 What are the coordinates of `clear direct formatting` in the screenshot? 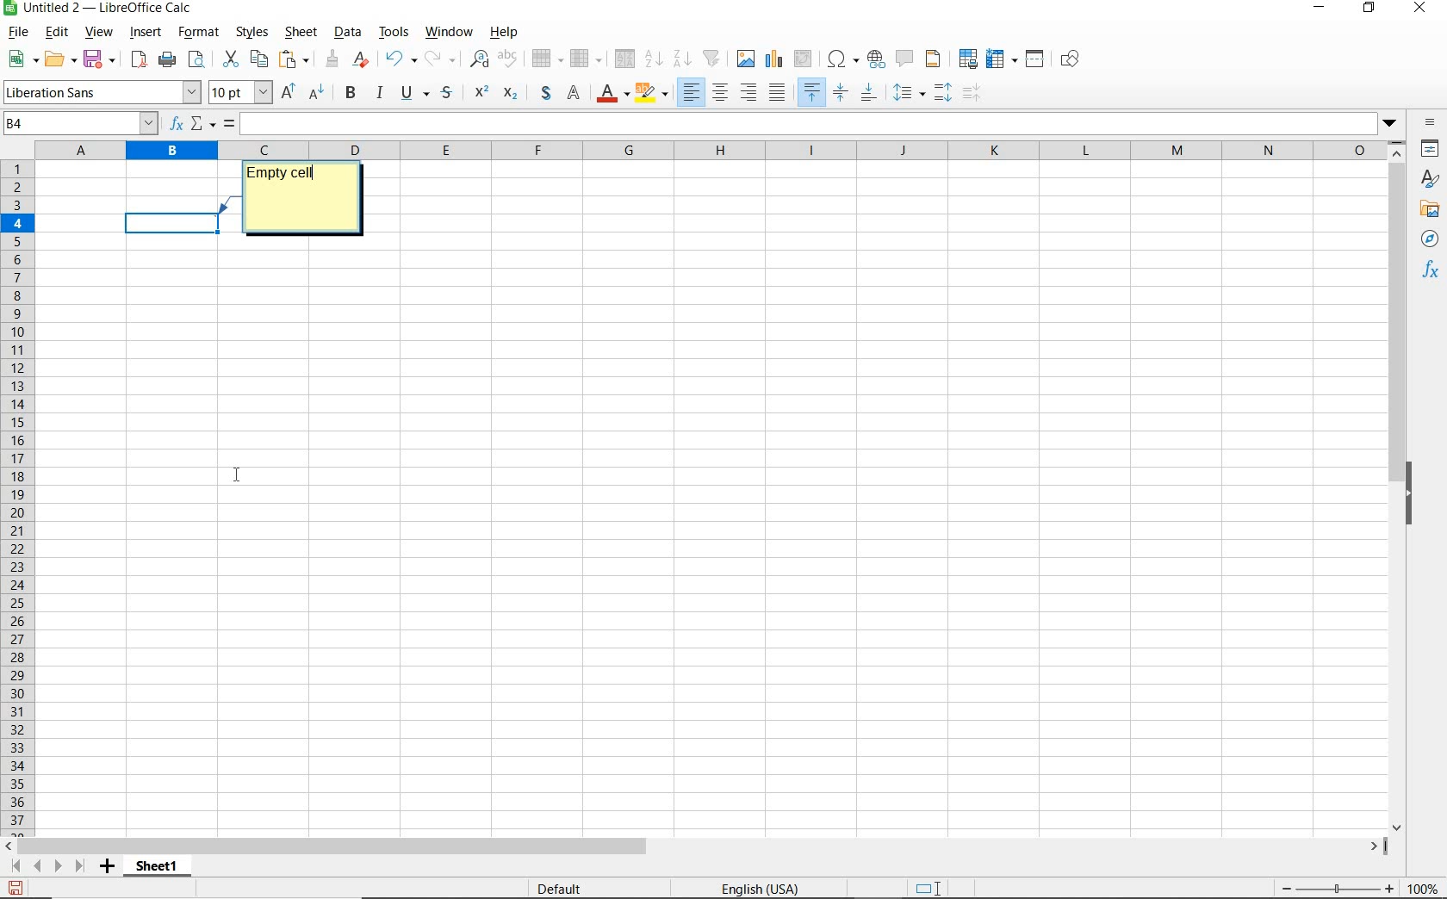 It's located at (363, 61).